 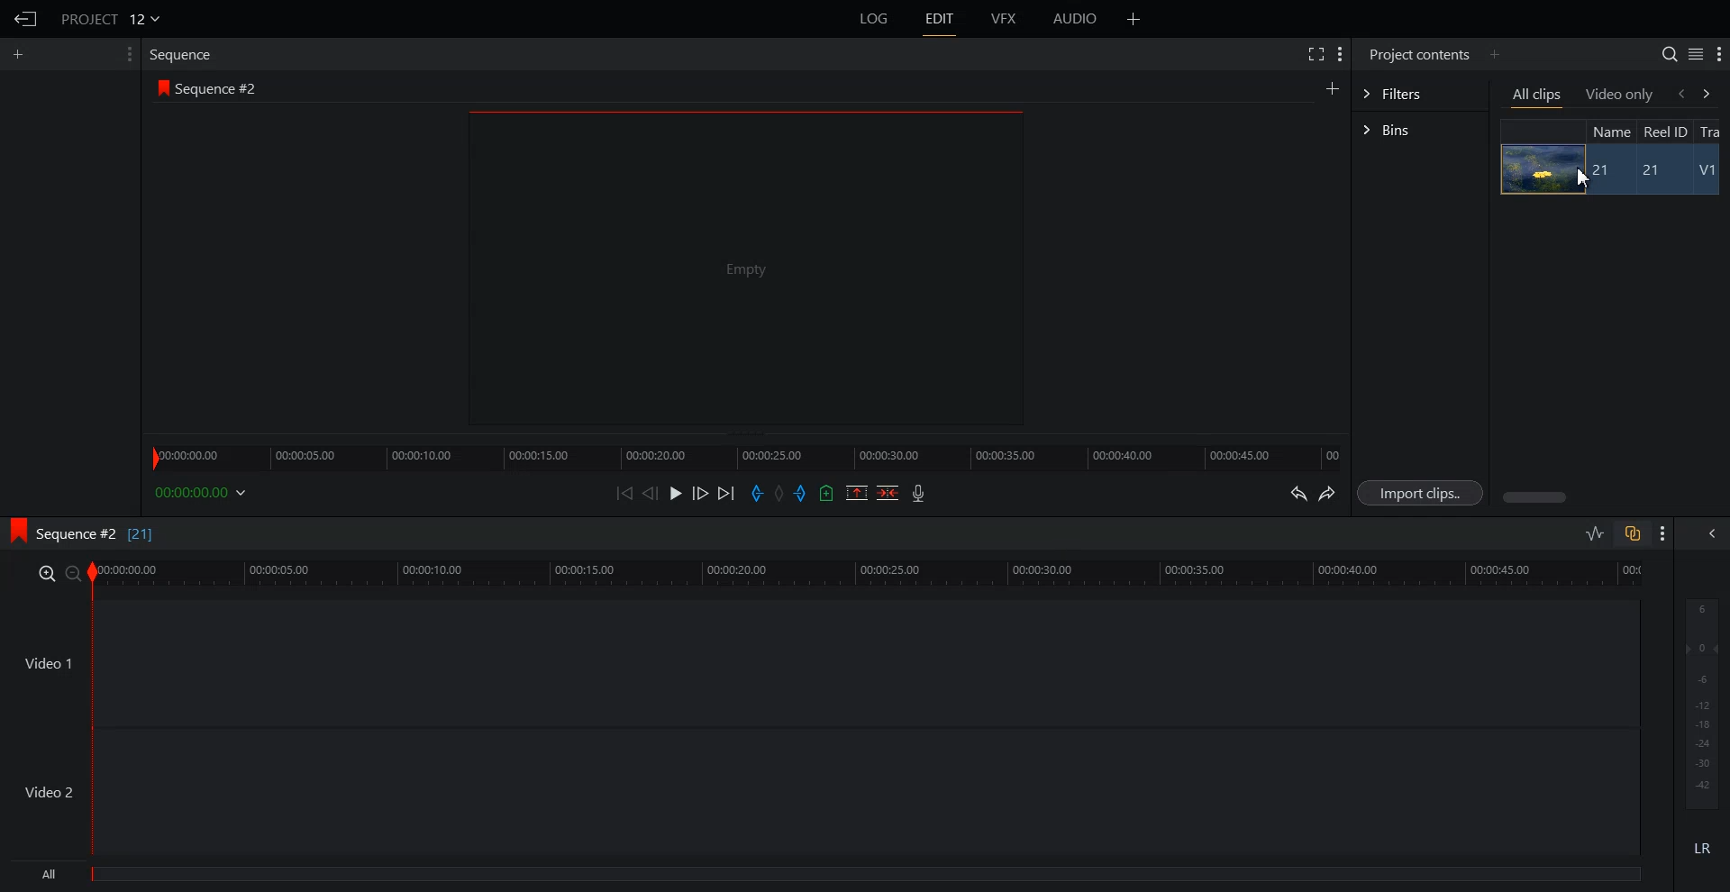 What do you see at coordinates (1663, 533) in the screenshot?
I see `Show setting menu` at bounding box center [1663, 533].